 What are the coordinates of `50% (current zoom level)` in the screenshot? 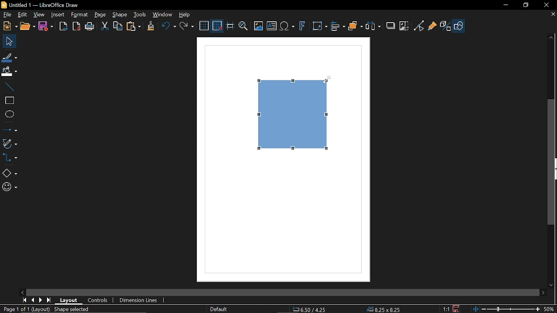 It's located at (550, 308).